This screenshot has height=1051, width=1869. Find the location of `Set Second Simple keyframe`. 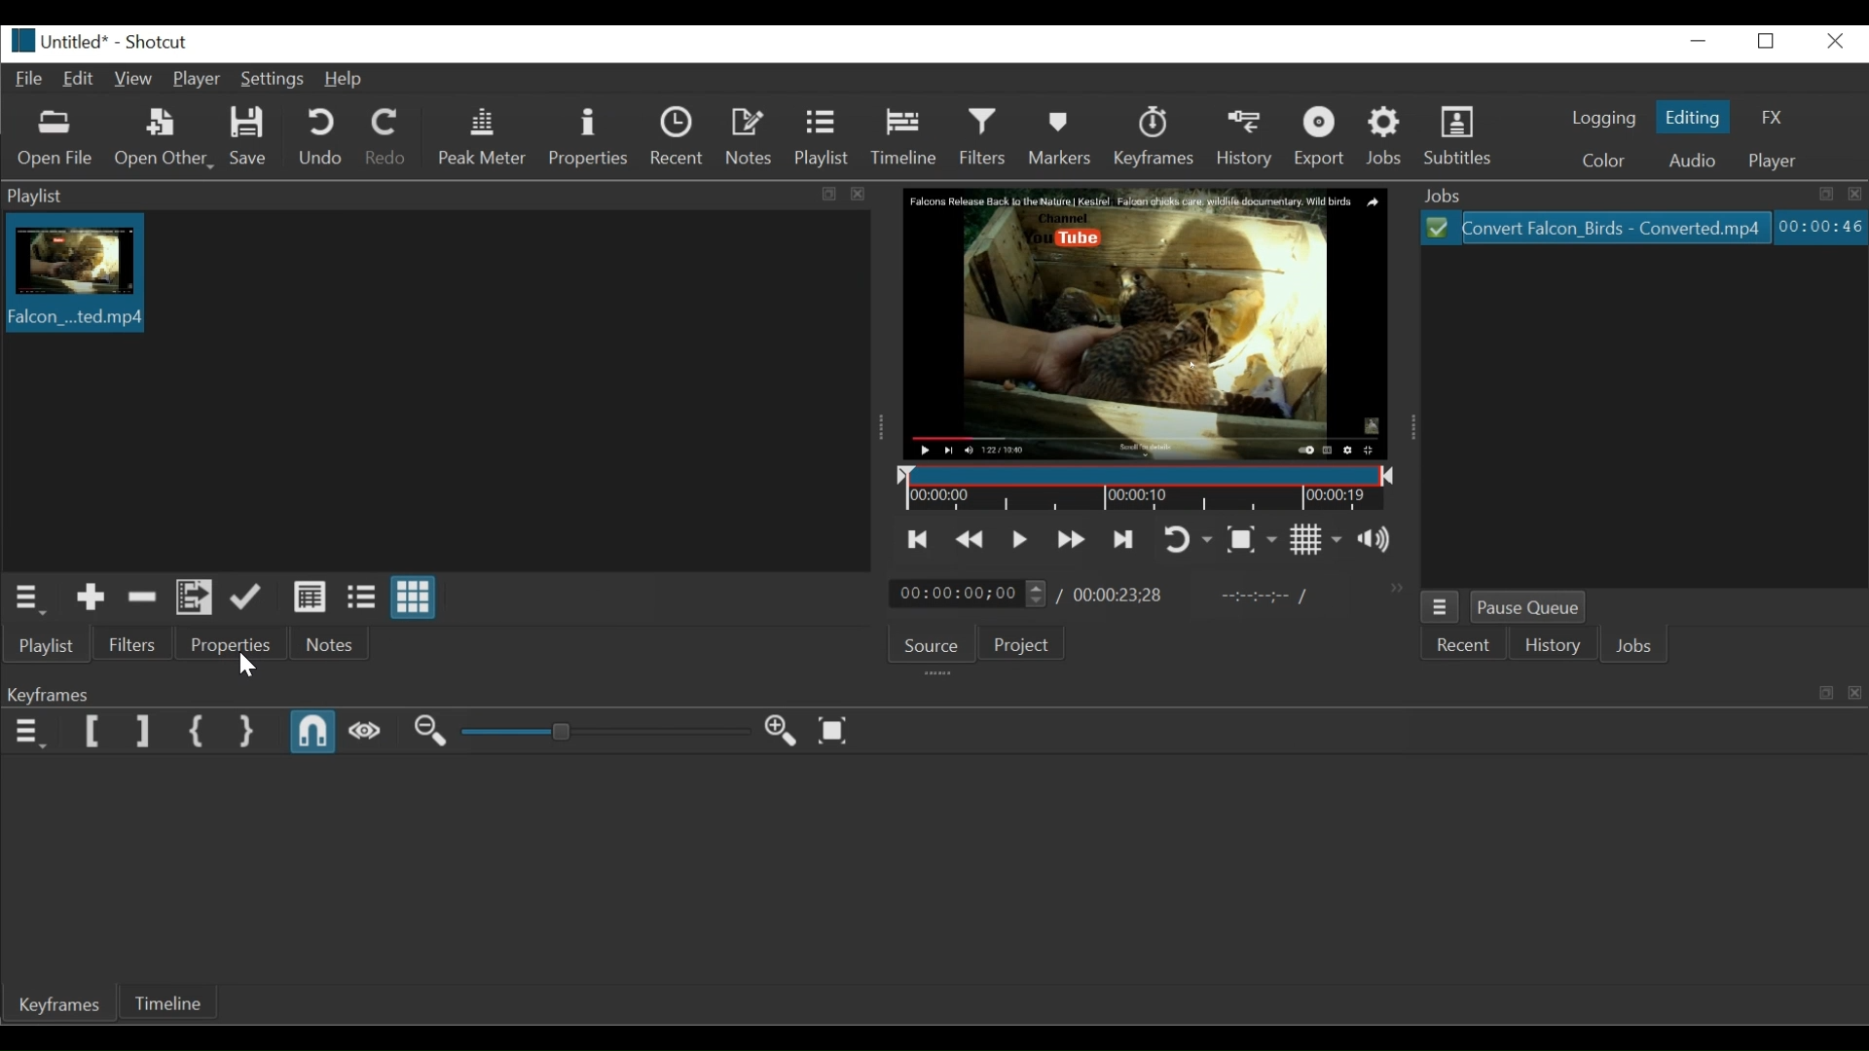

Set Second Simple keyframe is located at coordinates (247, 732).